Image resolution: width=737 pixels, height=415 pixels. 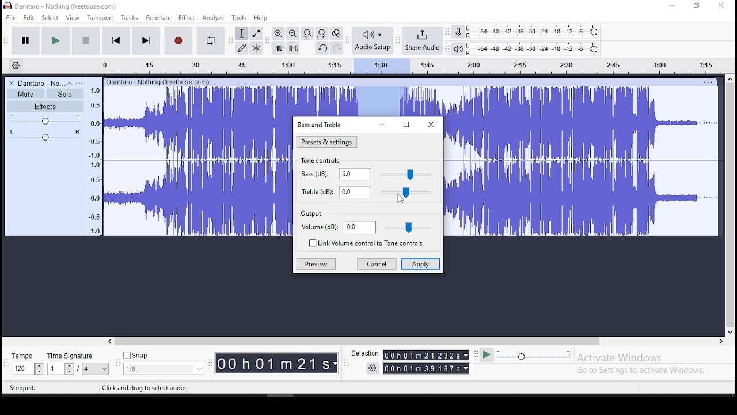 I want to click on envelope tool, so click(x=256, y=33).